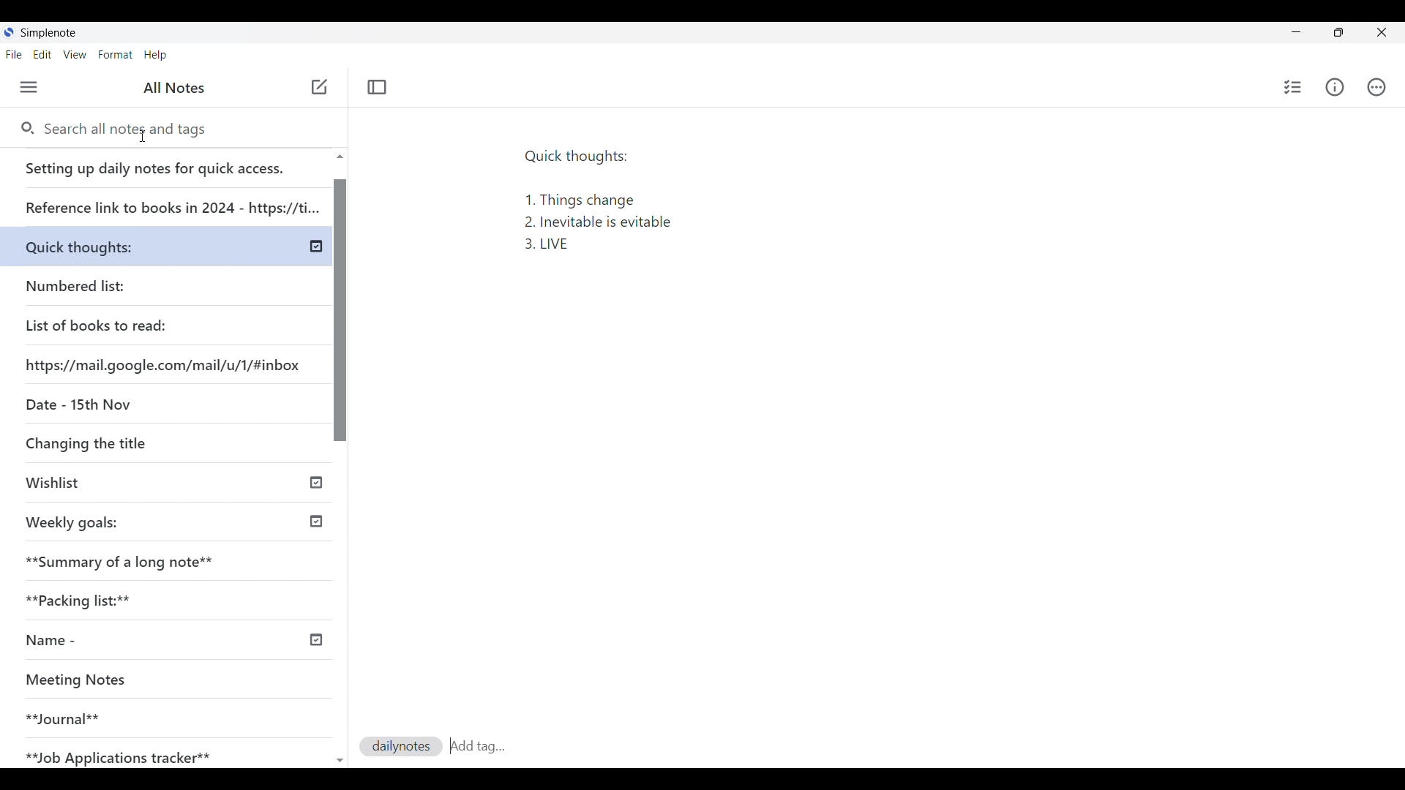  I want to click on Date, so click(75, 403).